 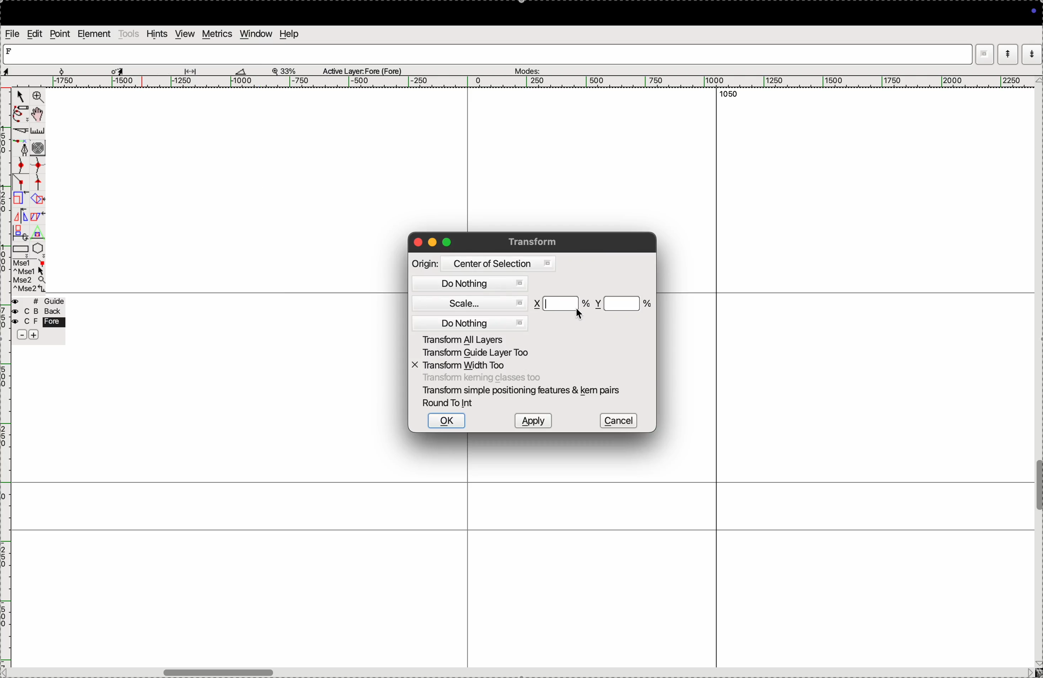 I want to click on fountain pen, so click(x=25, y=149).